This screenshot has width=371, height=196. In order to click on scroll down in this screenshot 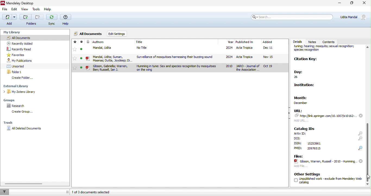, I will do `click(369, 116)`.